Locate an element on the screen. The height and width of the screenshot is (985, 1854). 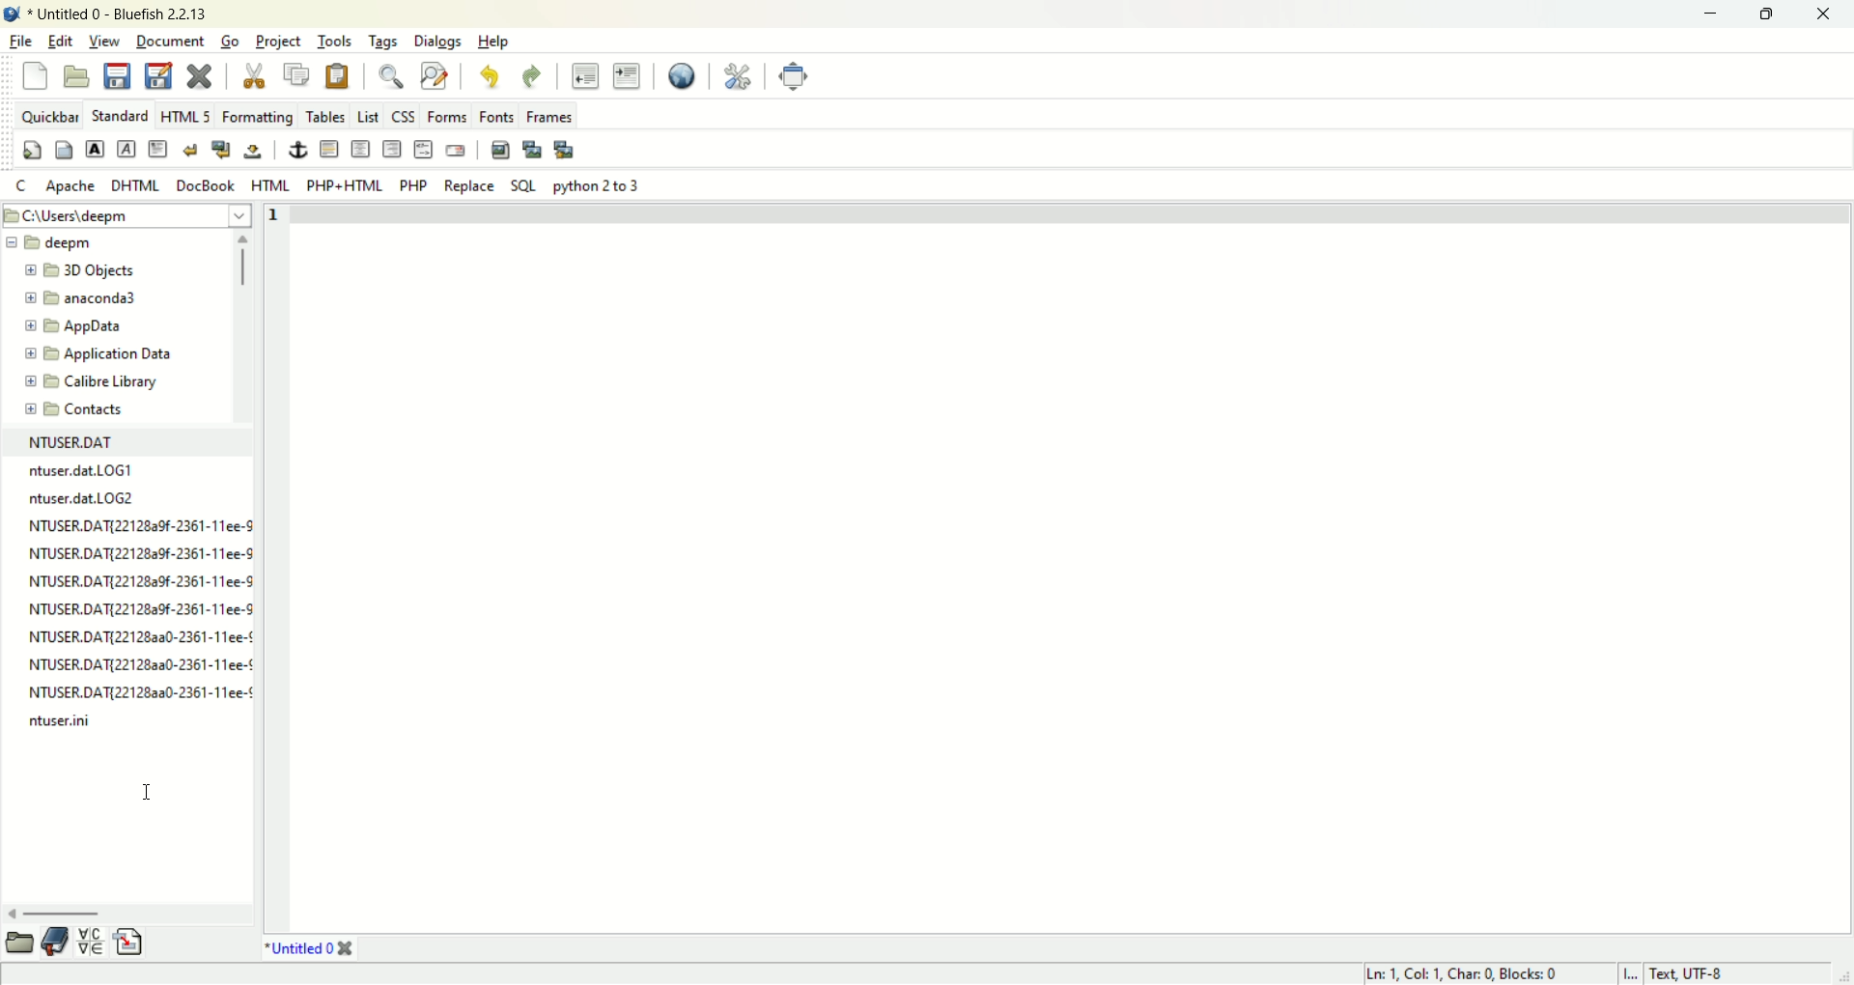
HTML is located at coordinates (271, 184).